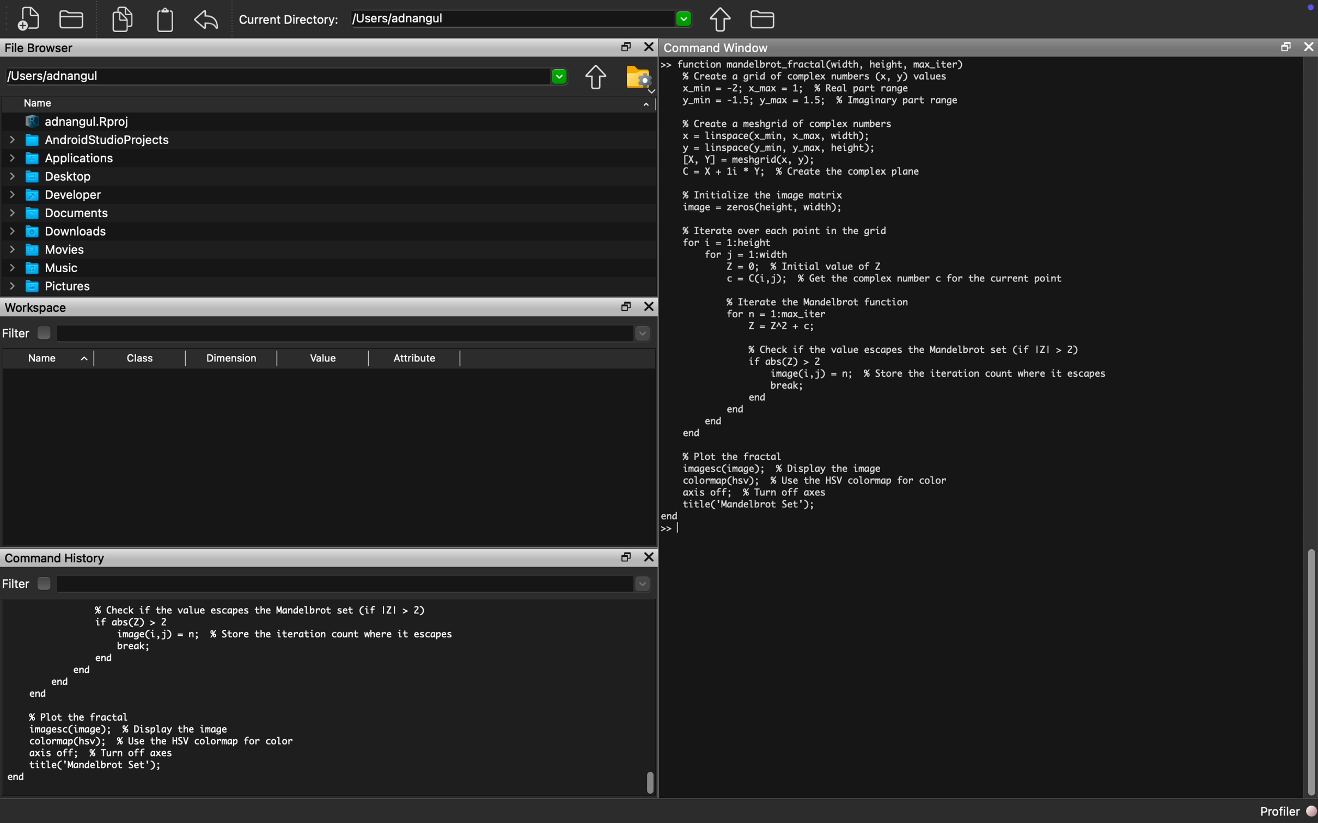  Describe the element at coordinates (1309, 672) in the screenshot. I see `Scroll` at that location.